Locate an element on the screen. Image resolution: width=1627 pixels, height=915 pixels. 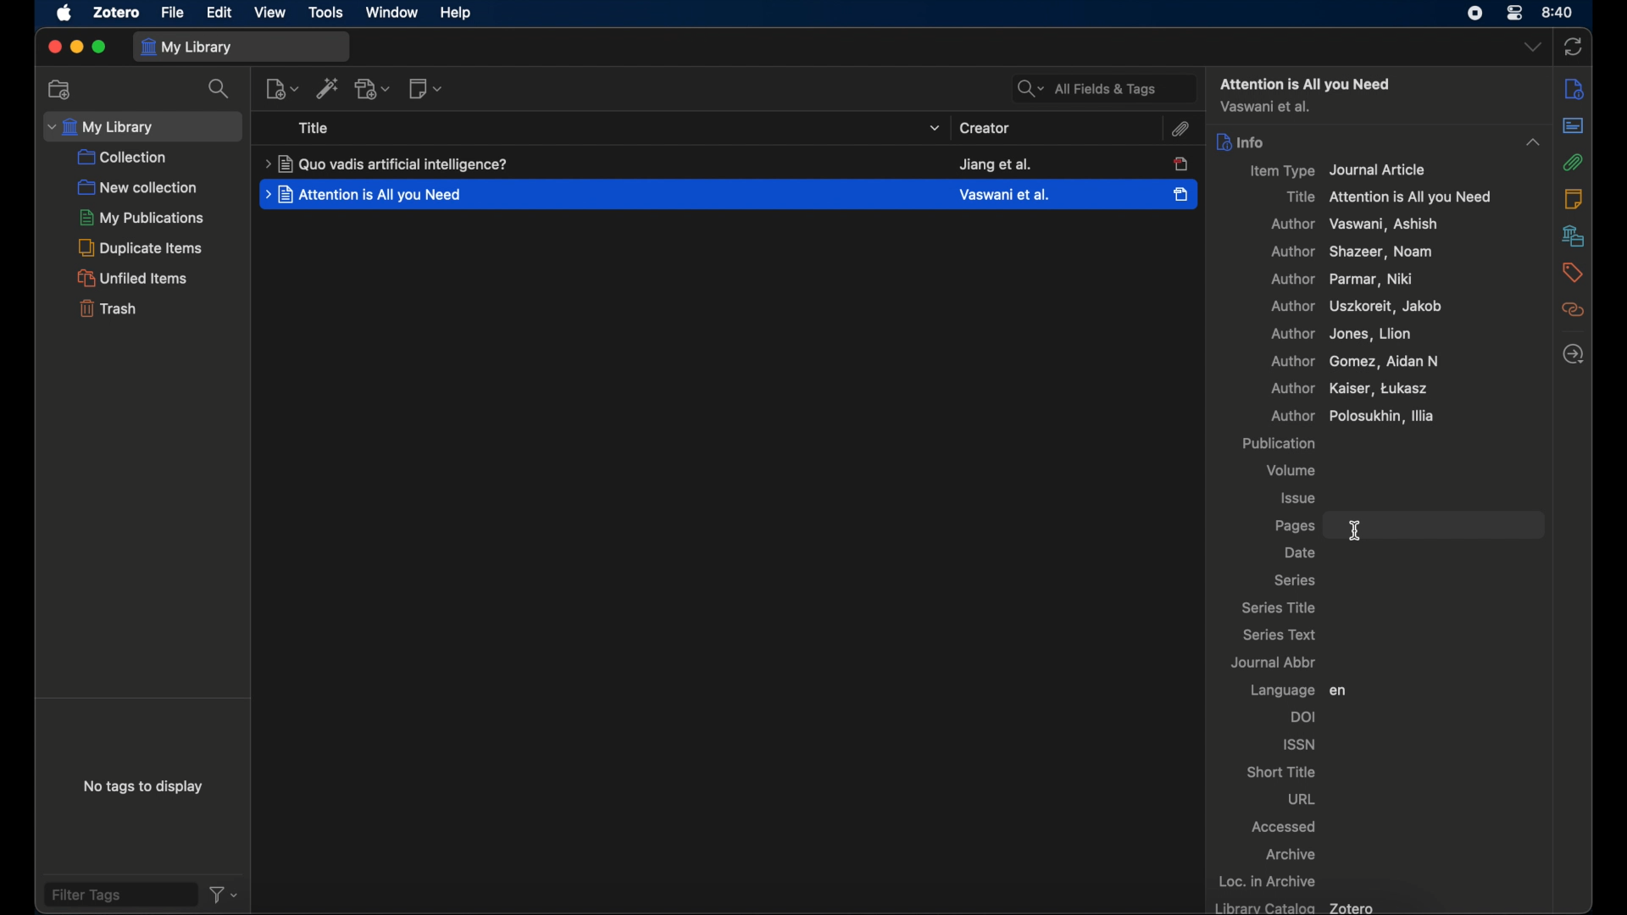
loc. in archive is located at coordinates (1270, 881).